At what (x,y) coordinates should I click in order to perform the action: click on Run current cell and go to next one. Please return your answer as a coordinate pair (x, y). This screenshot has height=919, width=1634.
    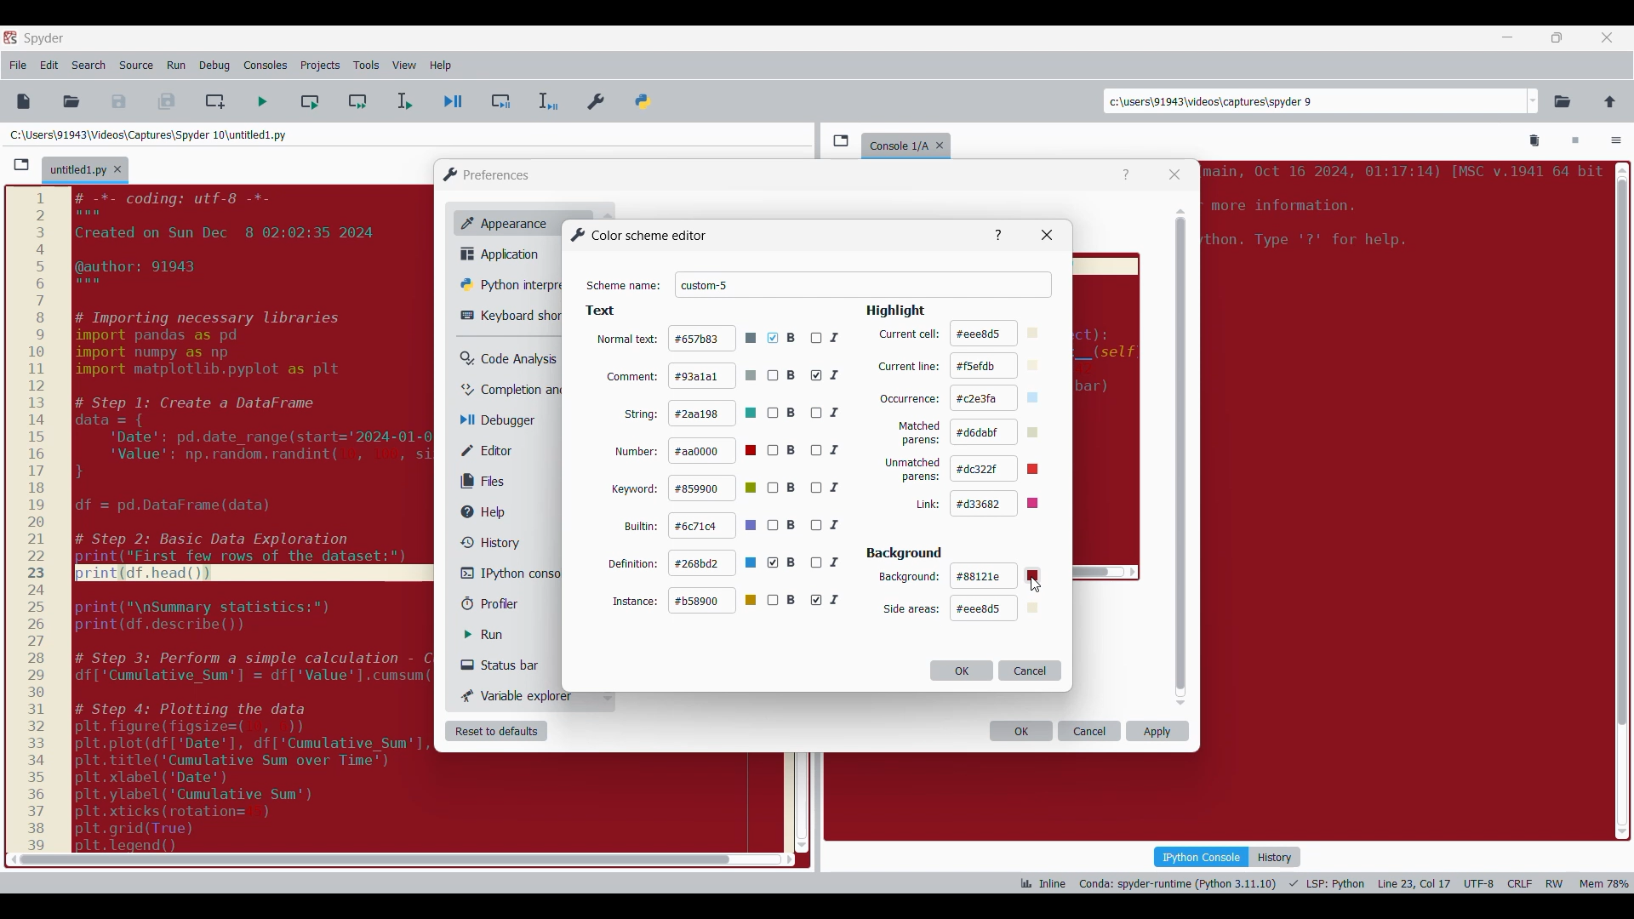
    Looking at the image, I should click on (357, 101).